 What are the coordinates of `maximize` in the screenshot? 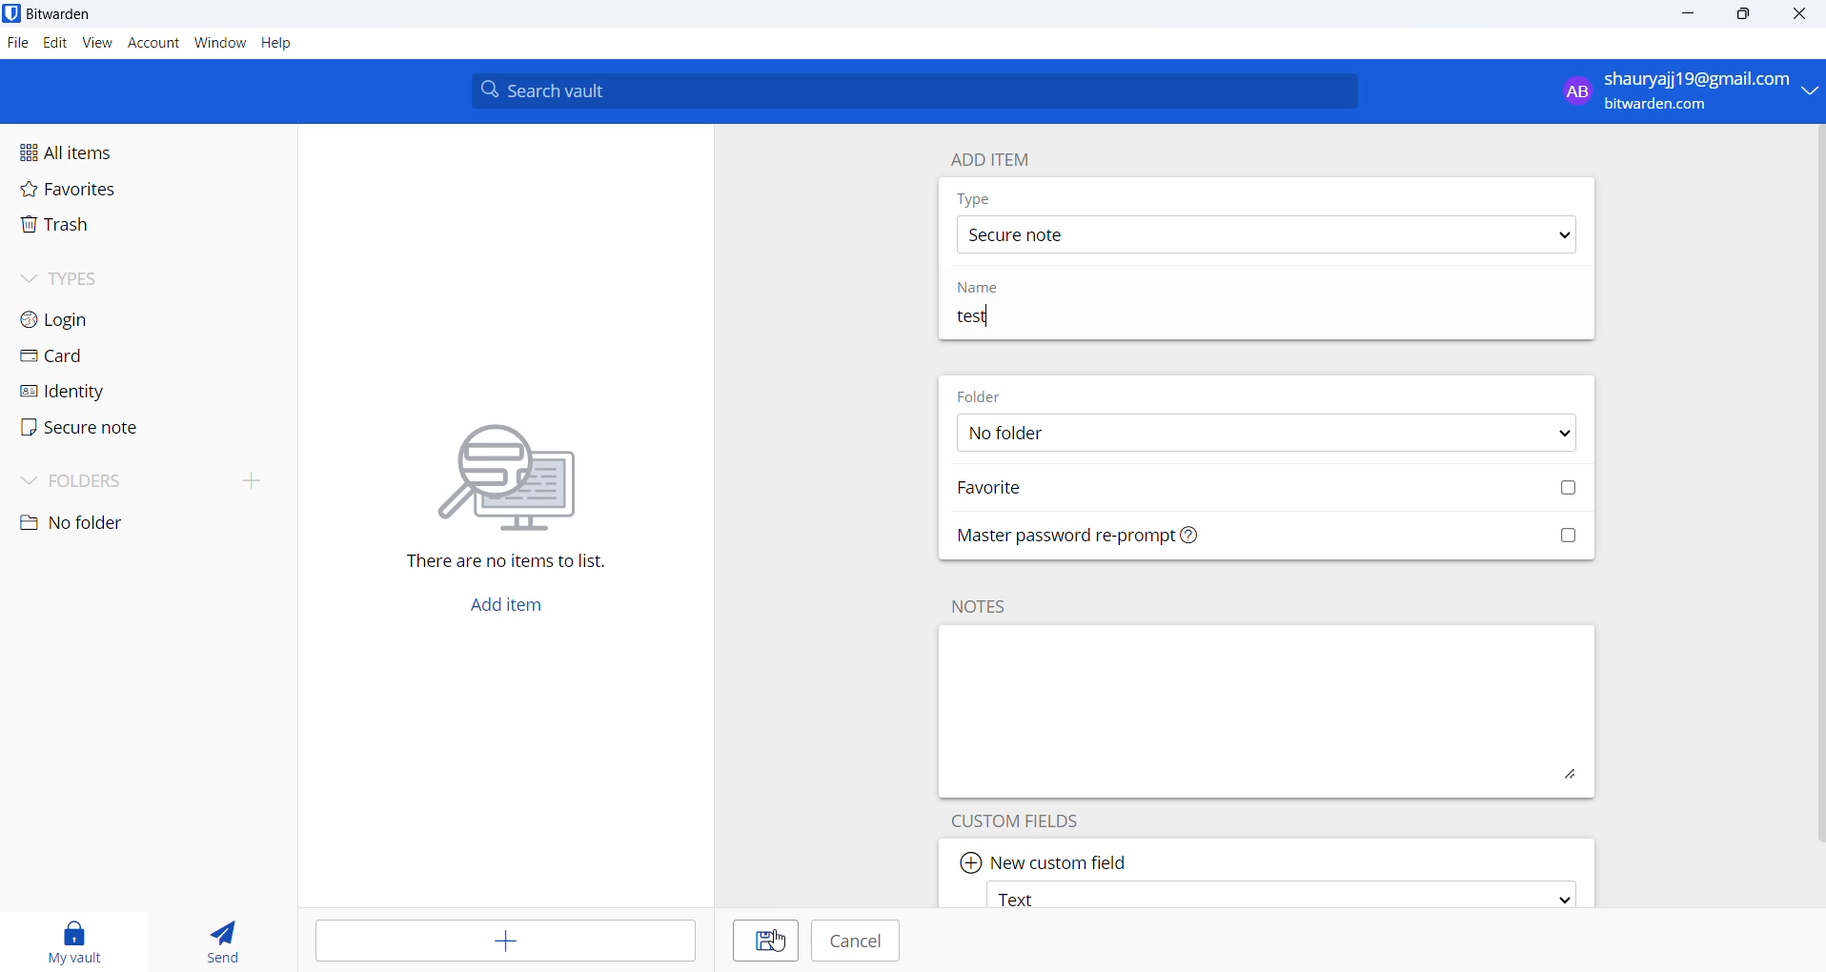 It's located at (1744, 14).